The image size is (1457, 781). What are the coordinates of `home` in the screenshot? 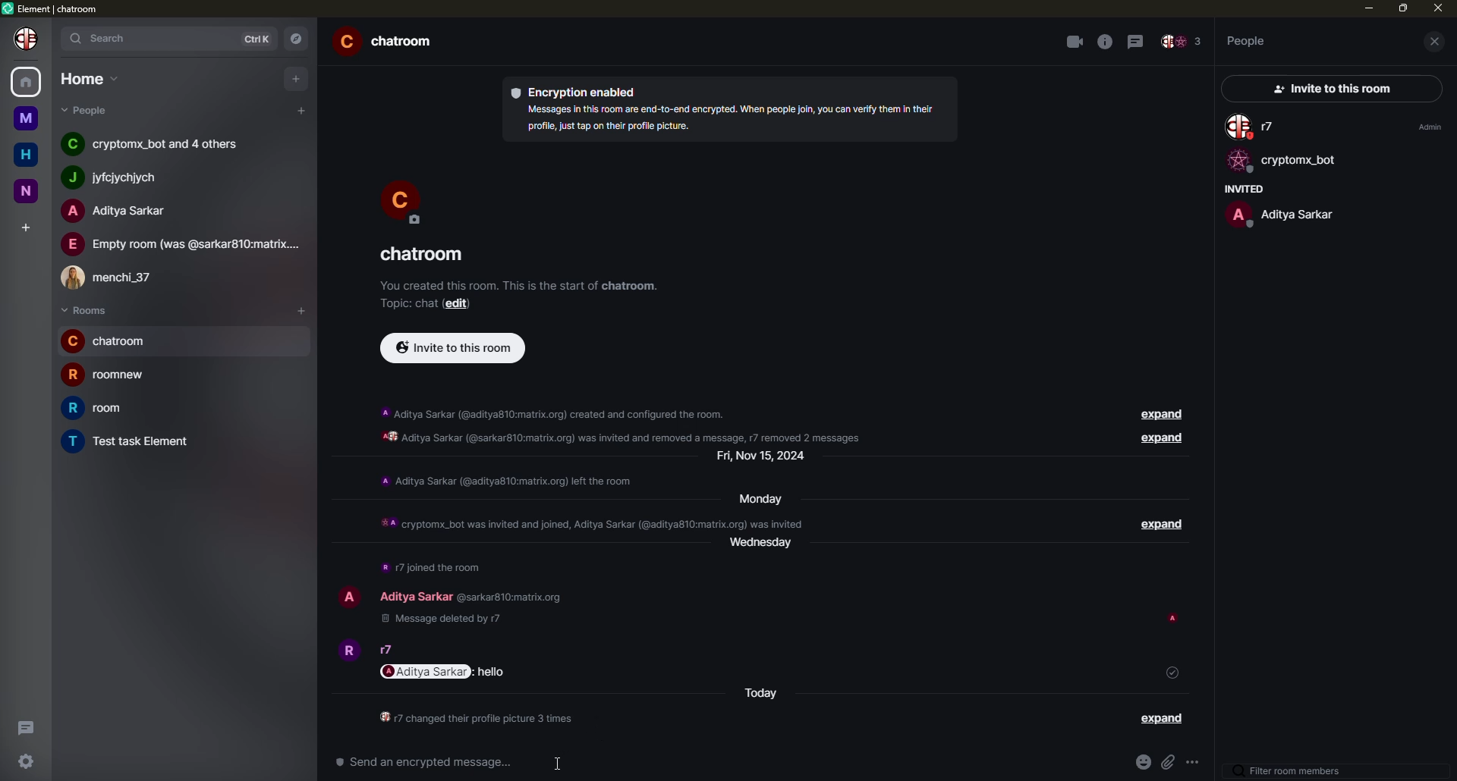 It's located at (27, 80).